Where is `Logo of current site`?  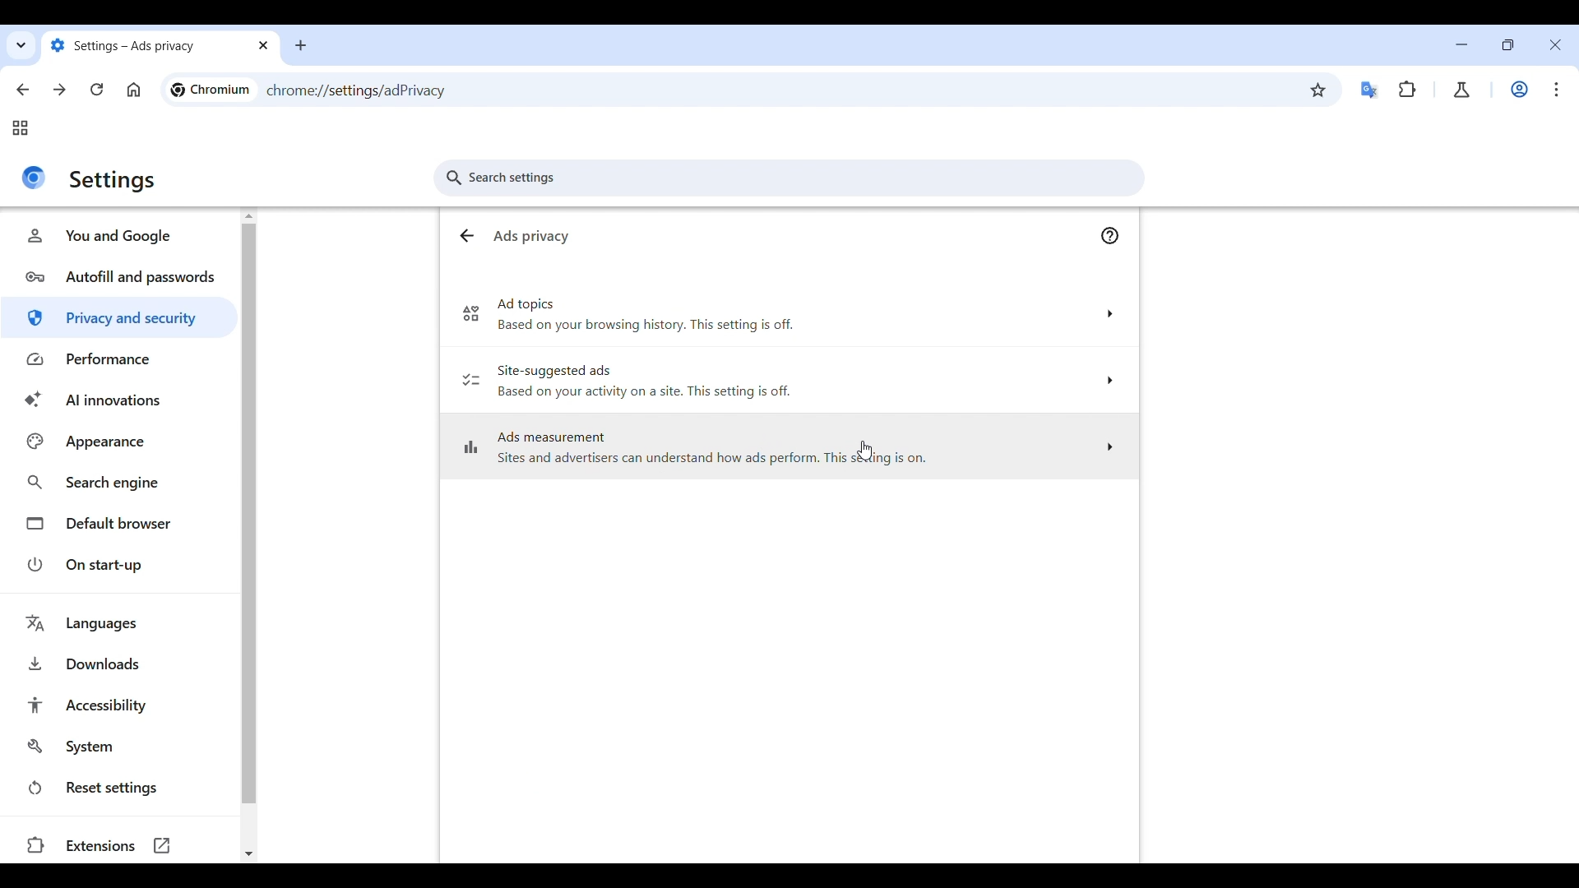
Logo of current site is located at coordinates (34, 178).